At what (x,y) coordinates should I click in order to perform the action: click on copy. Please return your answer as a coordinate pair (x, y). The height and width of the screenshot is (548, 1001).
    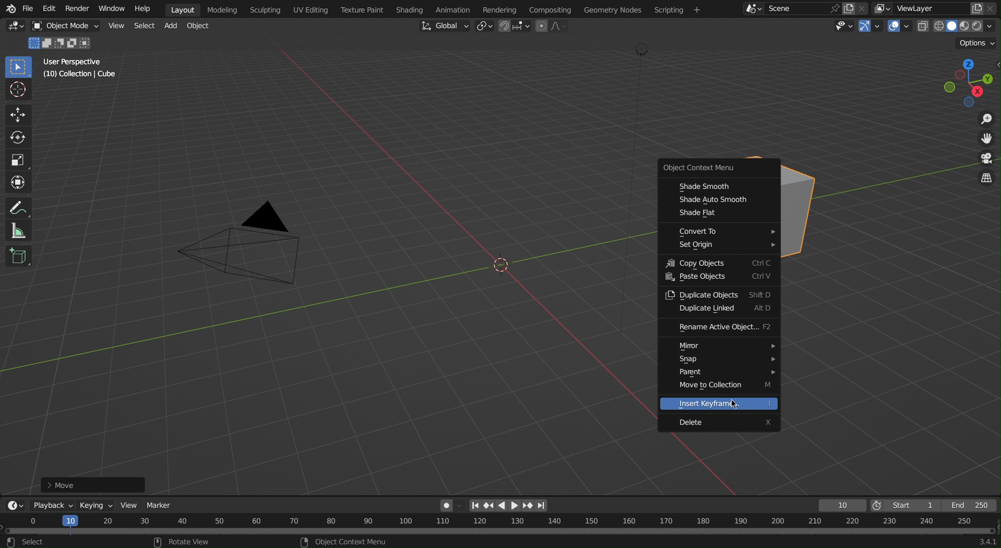
    Looking at the image, I should click on (852, 7).